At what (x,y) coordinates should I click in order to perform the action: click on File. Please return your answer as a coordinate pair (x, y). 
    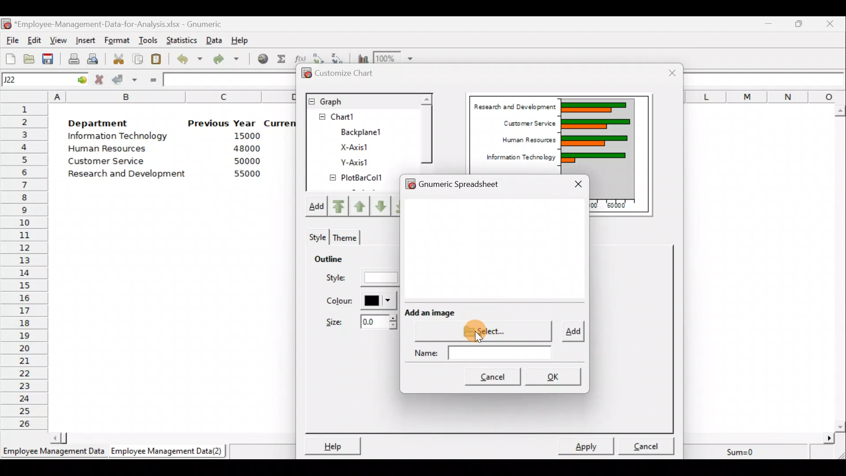
    Looking at the image, I should click on (11, 40).